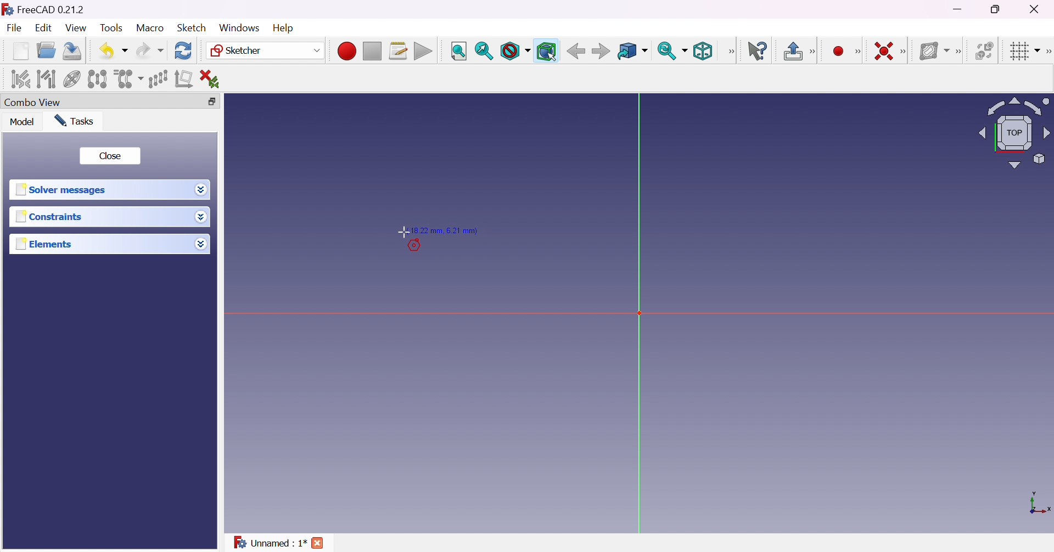 The width and height of the screenshot is (1054, 552). Describe the element at coordinates (411, 247) in the screenshot. I see `Preview` at that location.